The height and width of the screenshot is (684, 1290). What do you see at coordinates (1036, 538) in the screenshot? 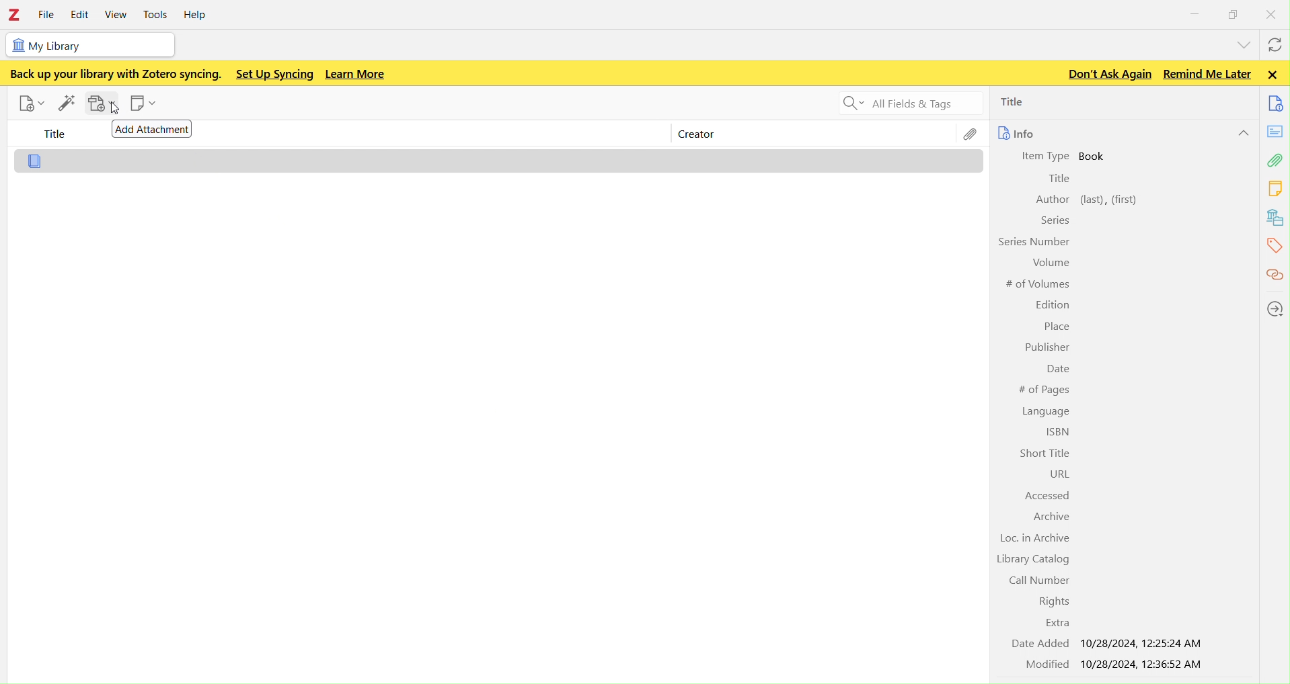
I see `Loc. in Archive` at bounding box center [1036, 538].